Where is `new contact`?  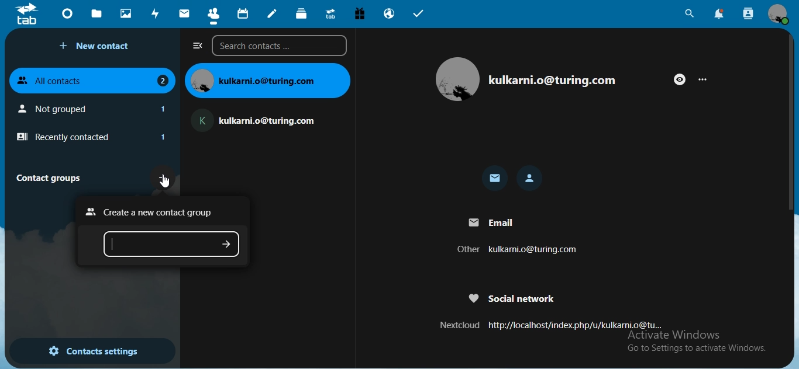 new contact is located at coordinates (97, 46).